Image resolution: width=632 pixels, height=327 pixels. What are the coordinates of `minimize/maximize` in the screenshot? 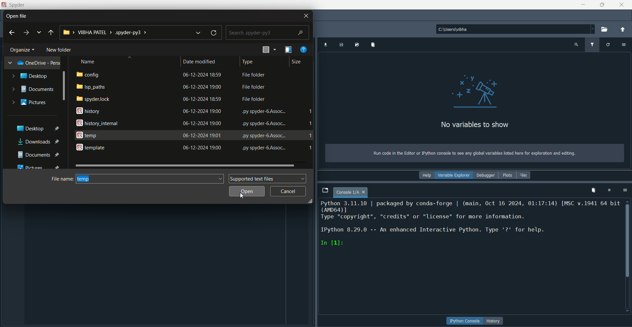 It's located at (601, 5).